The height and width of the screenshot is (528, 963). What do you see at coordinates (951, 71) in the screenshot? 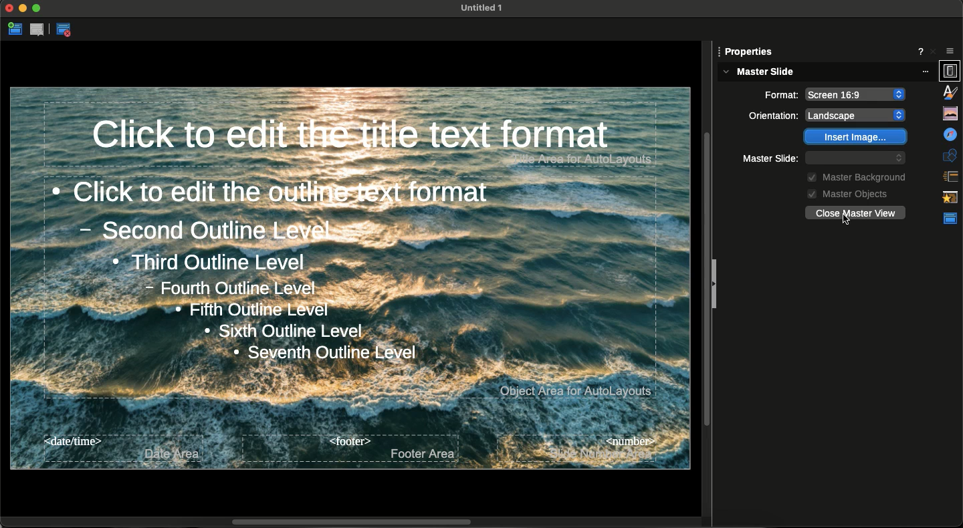
I see `Styles` at bounding box center [951, 71].